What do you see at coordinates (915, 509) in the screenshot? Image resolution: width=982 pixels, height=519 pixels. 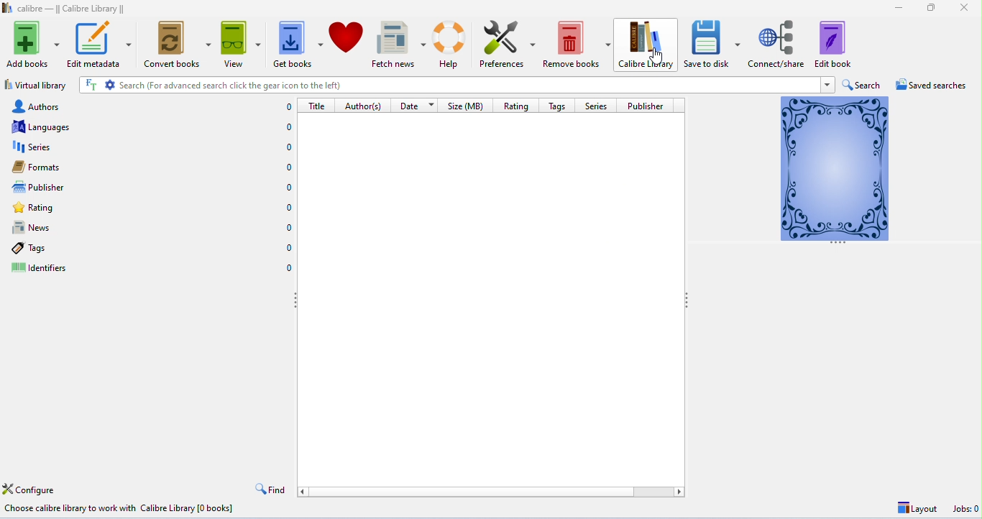 I see `layout` at bounding box center [915, 509].